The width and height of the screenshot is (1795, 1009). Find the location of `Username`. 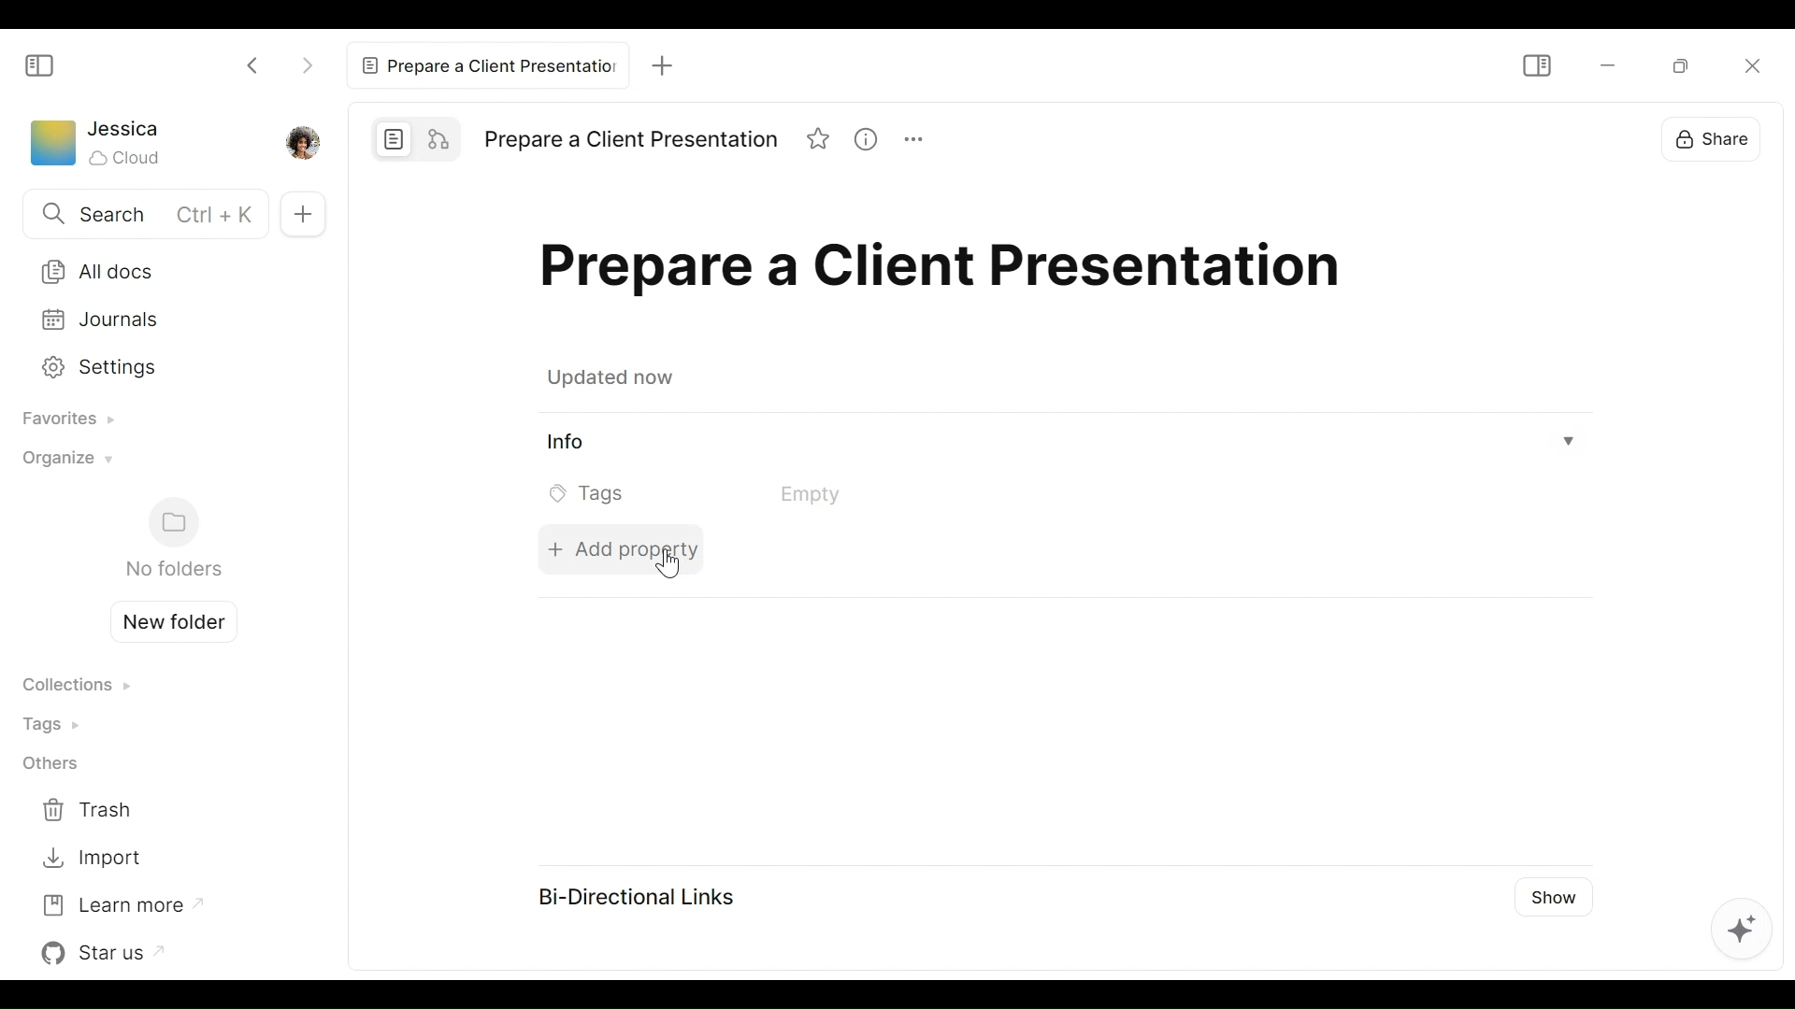

Username is located at coordinates (125, 130).